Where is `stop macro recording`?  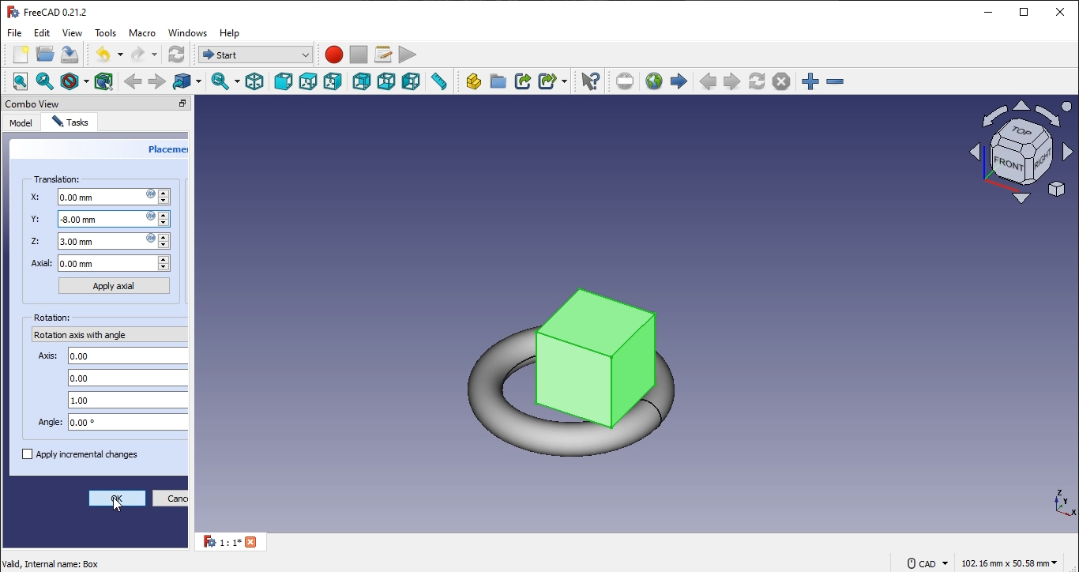 stop macro recording is located at coordinates (358, 55).